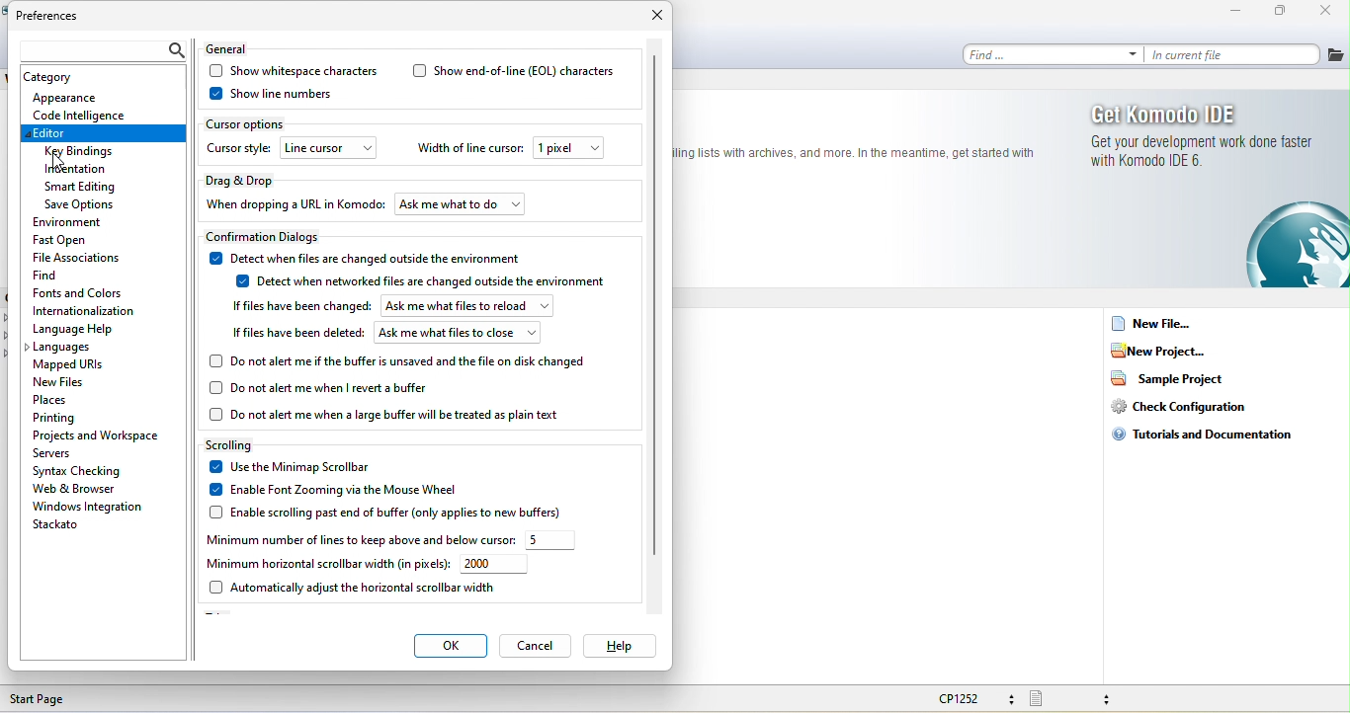  Describe the element at coordinates (294, 71) in the screenshot. I see `show whitespace characters` at that location.